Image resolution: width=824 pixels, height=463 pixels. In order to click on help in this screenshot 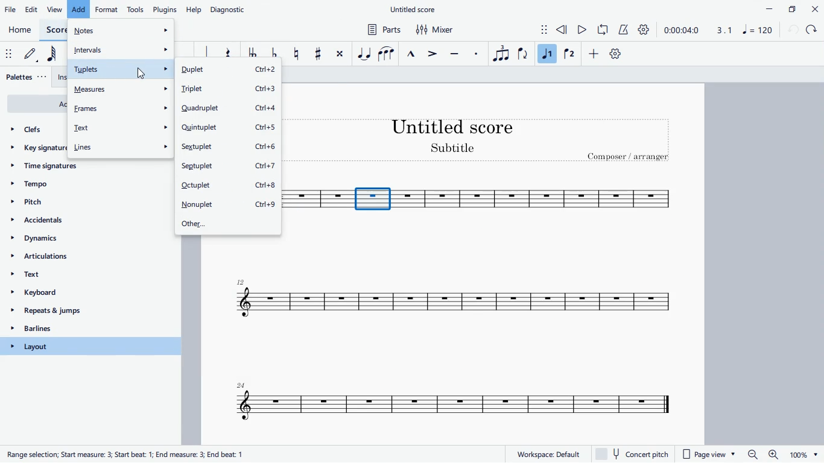, I will do `click(195, 9)`.